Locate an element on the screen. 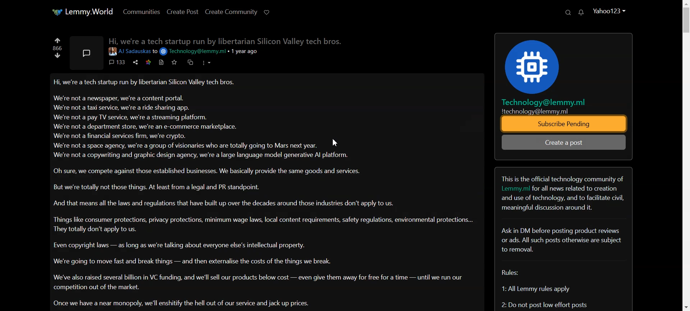  Home page is located at coordinates (83, 12).